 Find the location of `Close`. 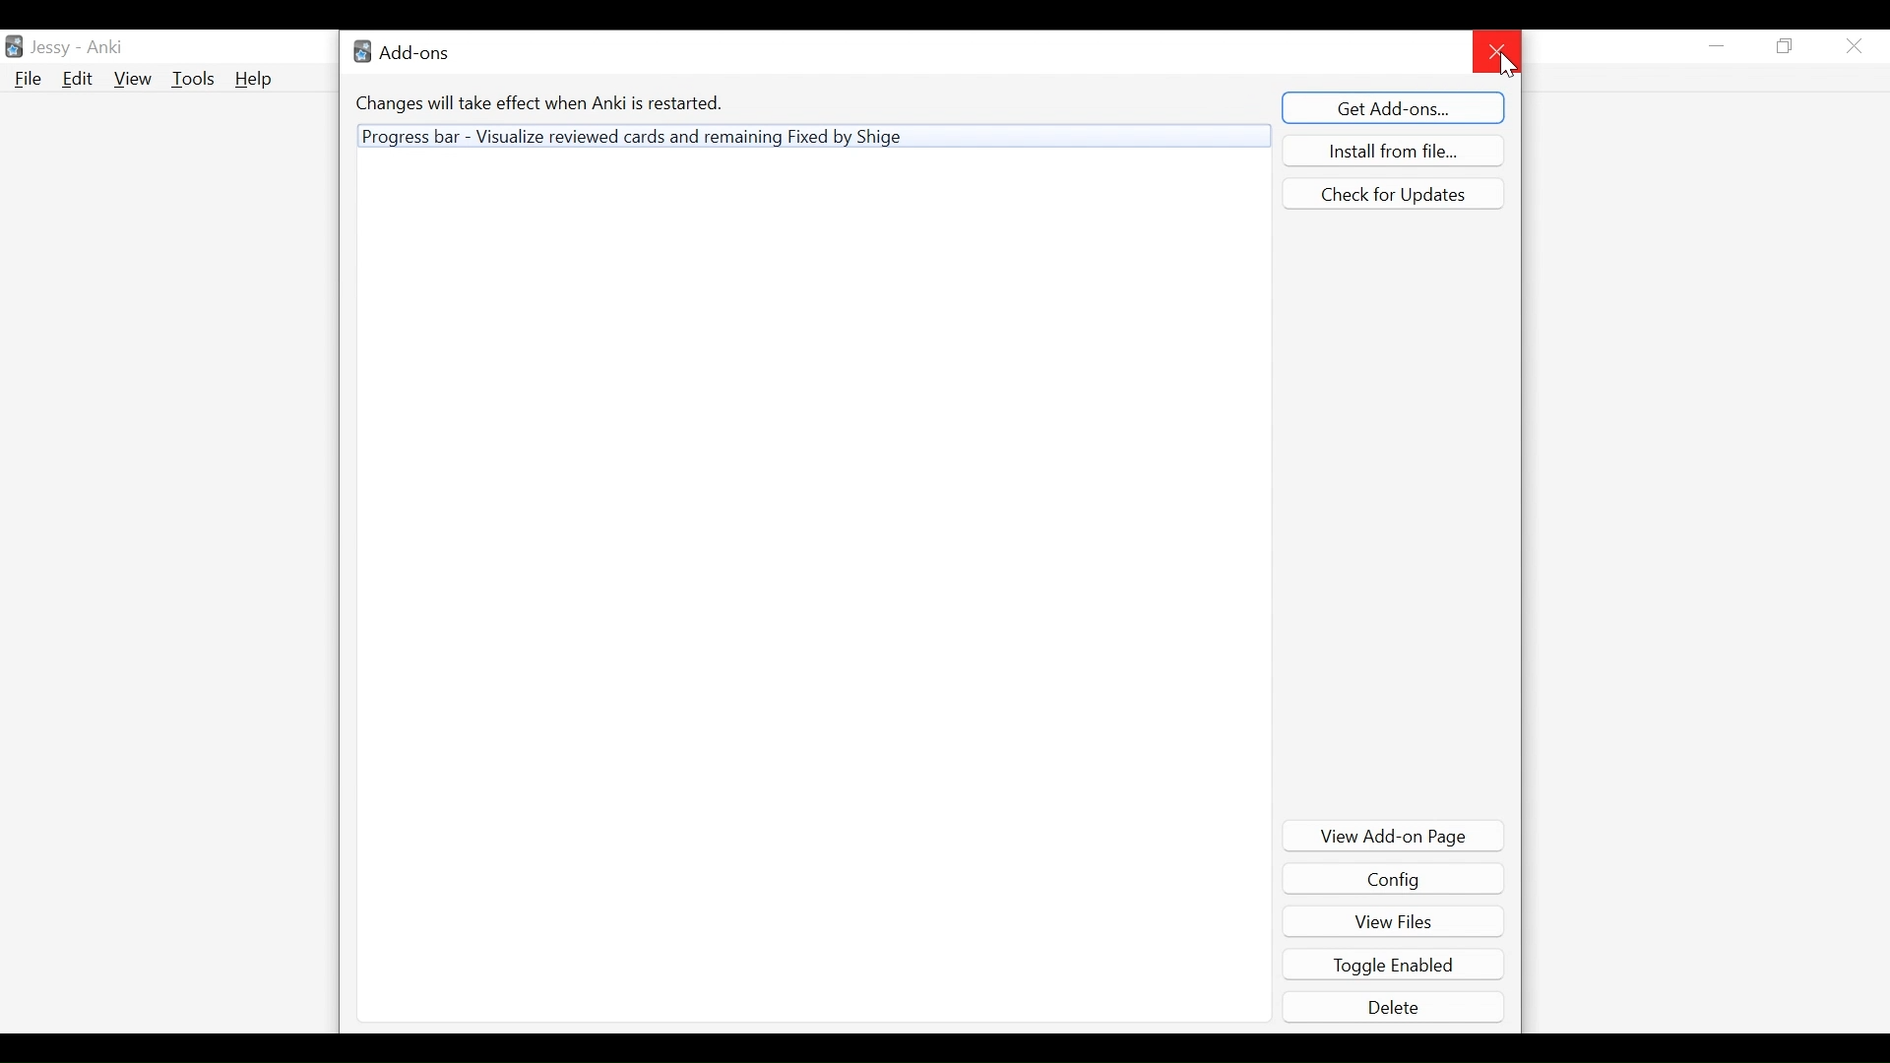

Close is located at coordinates (1854, 47).